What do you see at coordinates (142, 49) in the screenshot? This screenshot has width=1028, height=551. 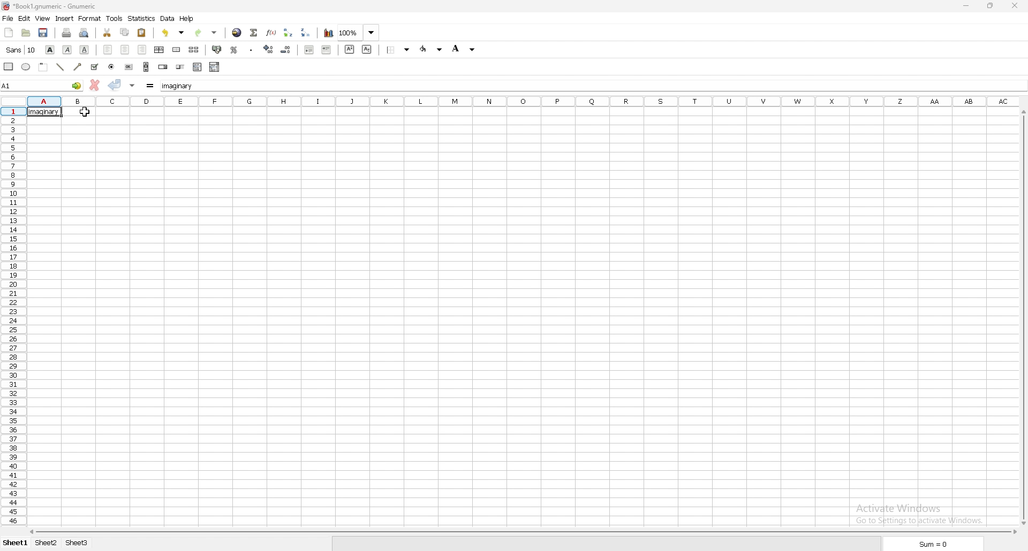 I see `right align` at bounding box center [142, 49].